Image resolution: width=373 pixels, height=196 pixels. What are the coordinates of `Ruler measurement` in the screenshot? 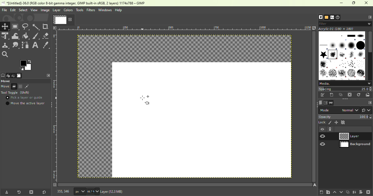 It's located at (185, 27).